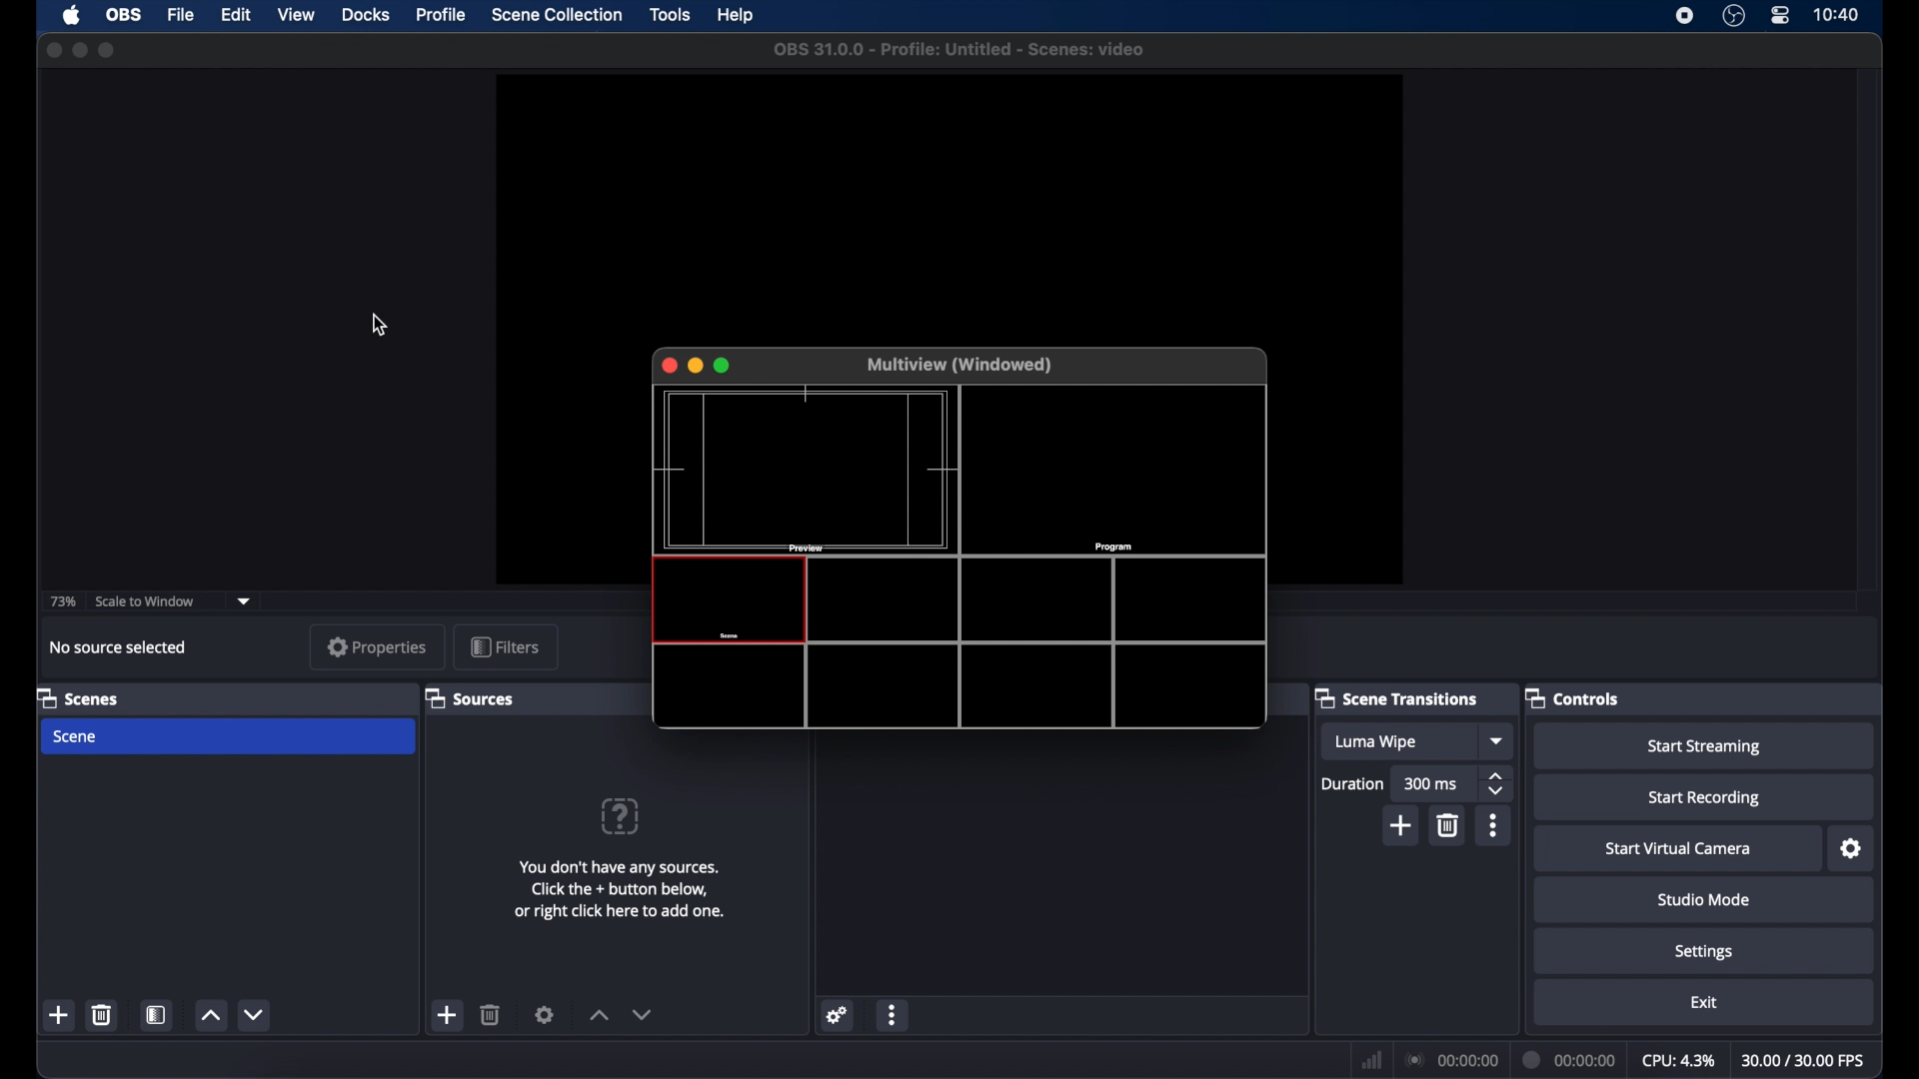  Describe the element at coordinates (210, 1015) in the screenshot. I see `increment` at that location.